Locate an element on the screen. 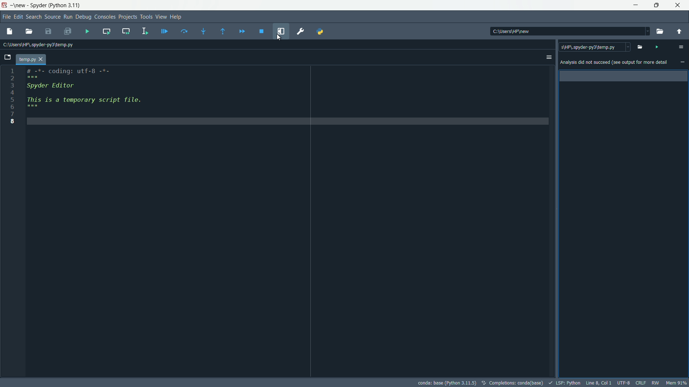  spyder is located at coordinates (38, 5).